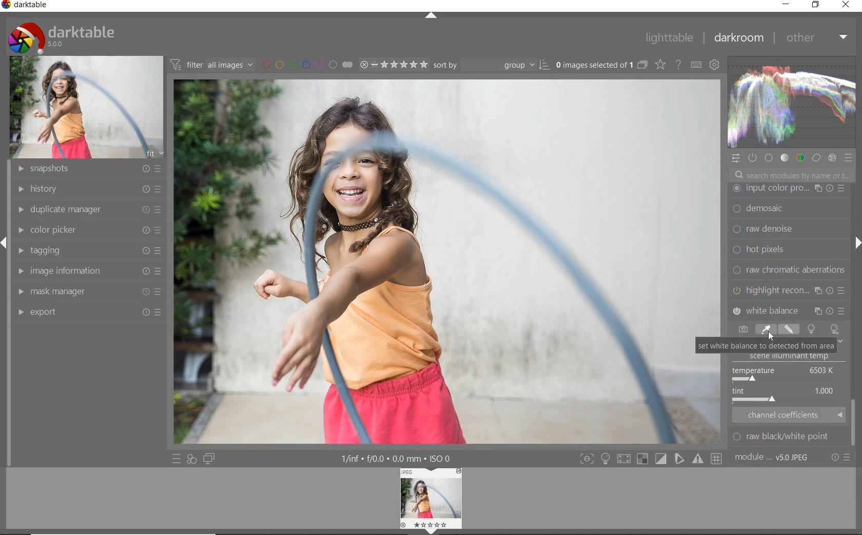 Image resolution: width=862 pixels, height=535 pixels. What do you see at coordinates (789, 310) in the screenshot?
I see `split toning` at bounding box center [789, 310].